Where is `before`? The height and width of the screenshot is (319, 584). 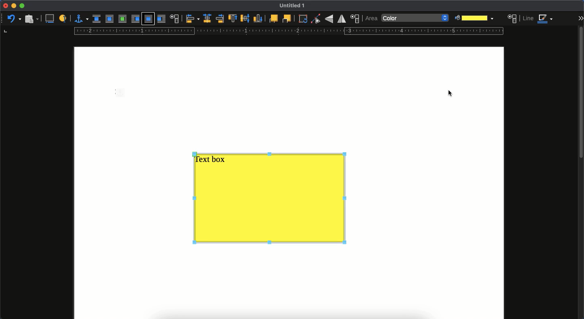 before is located at coordinates (135, 19).